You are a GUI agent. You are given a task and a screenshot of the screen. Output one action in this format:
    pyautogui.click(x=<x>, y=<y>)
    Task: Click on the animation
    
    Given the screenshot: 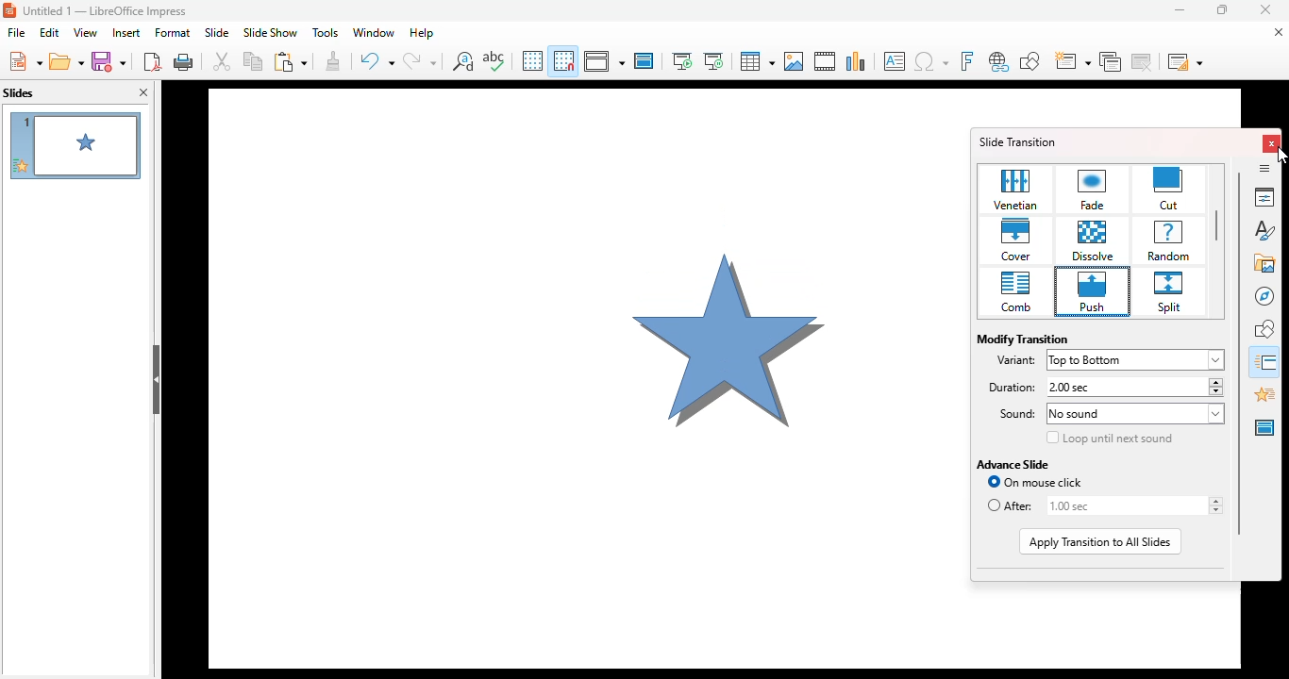 What is the action you would take?
    pyautogui.click(x=1266, y=394)
    